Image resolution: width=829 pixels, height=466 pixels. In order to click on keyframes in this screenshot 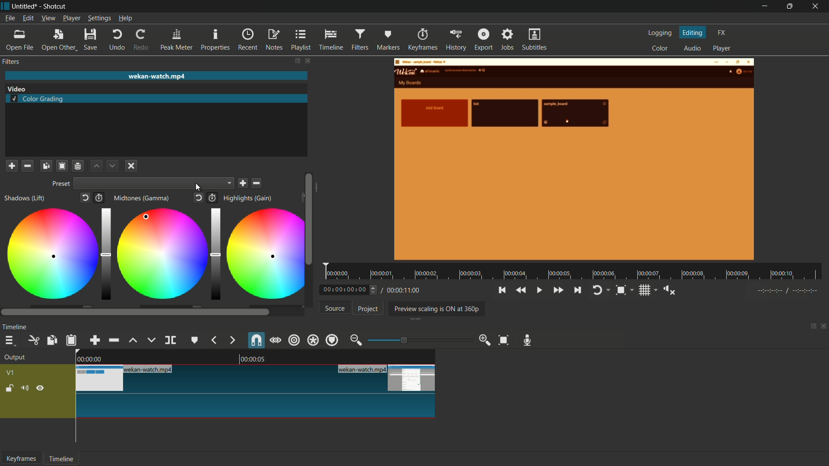, I will do `click(22, 459)`.